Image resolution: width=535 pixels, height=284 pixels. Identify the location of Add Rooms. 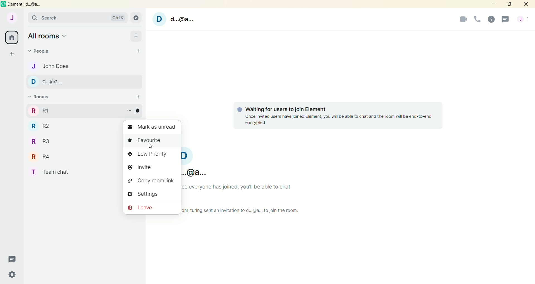
(140, 98).